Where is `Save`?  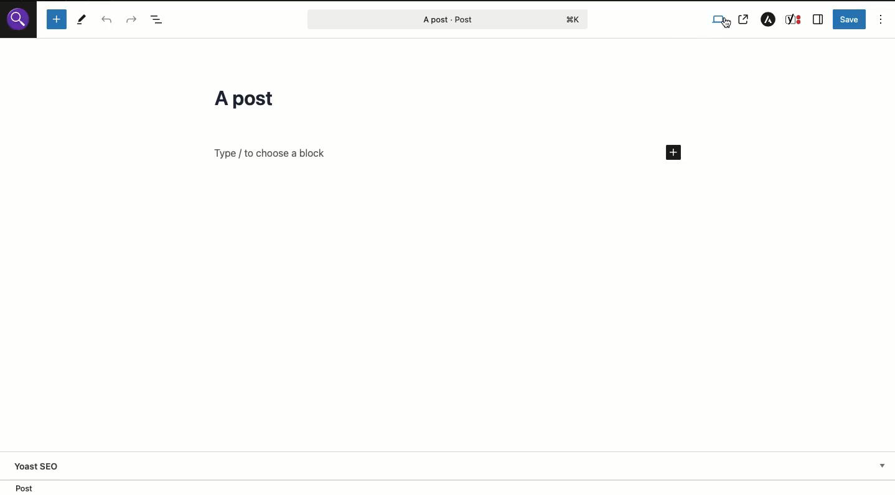 Save is located at coordinates (850, 18).